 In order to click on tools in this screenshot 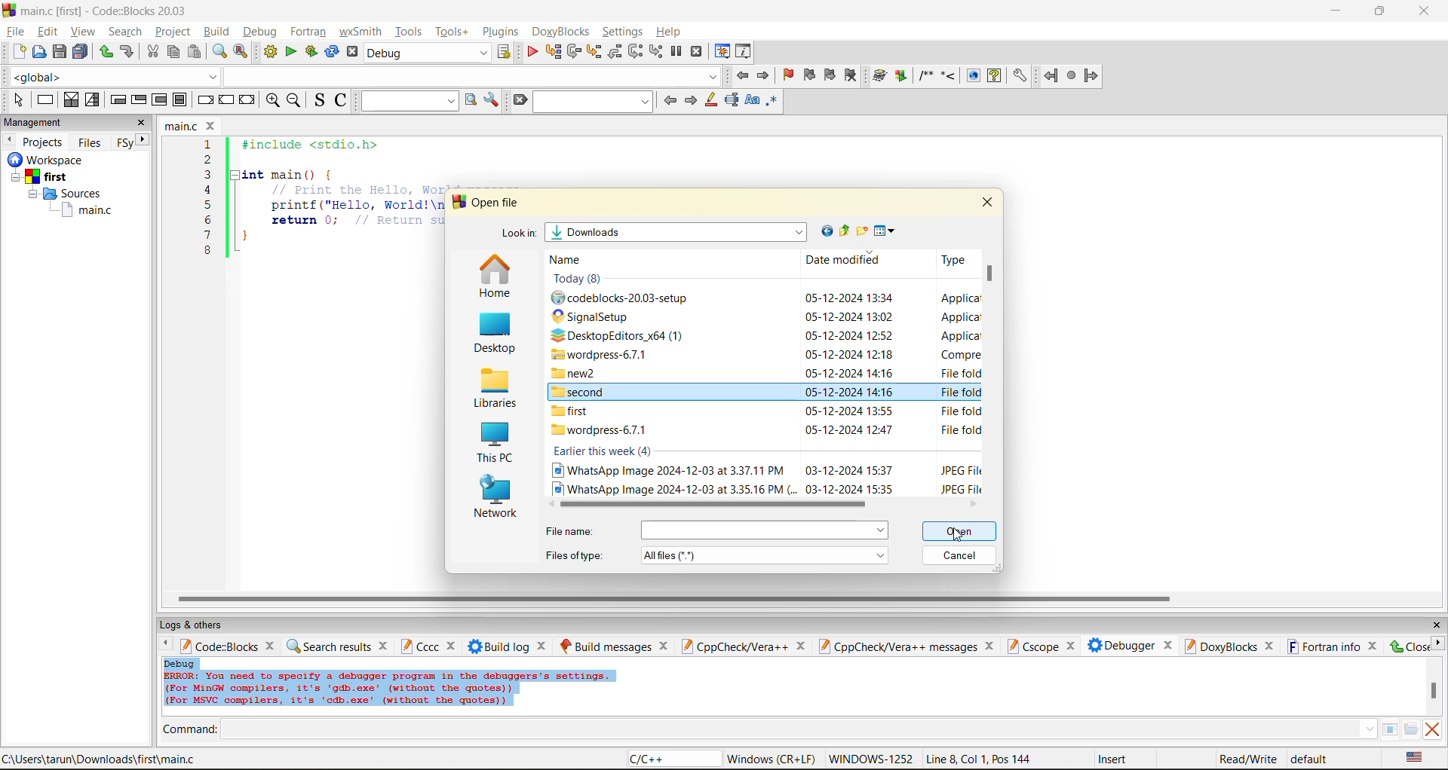, I will do `click(410, 31)`.